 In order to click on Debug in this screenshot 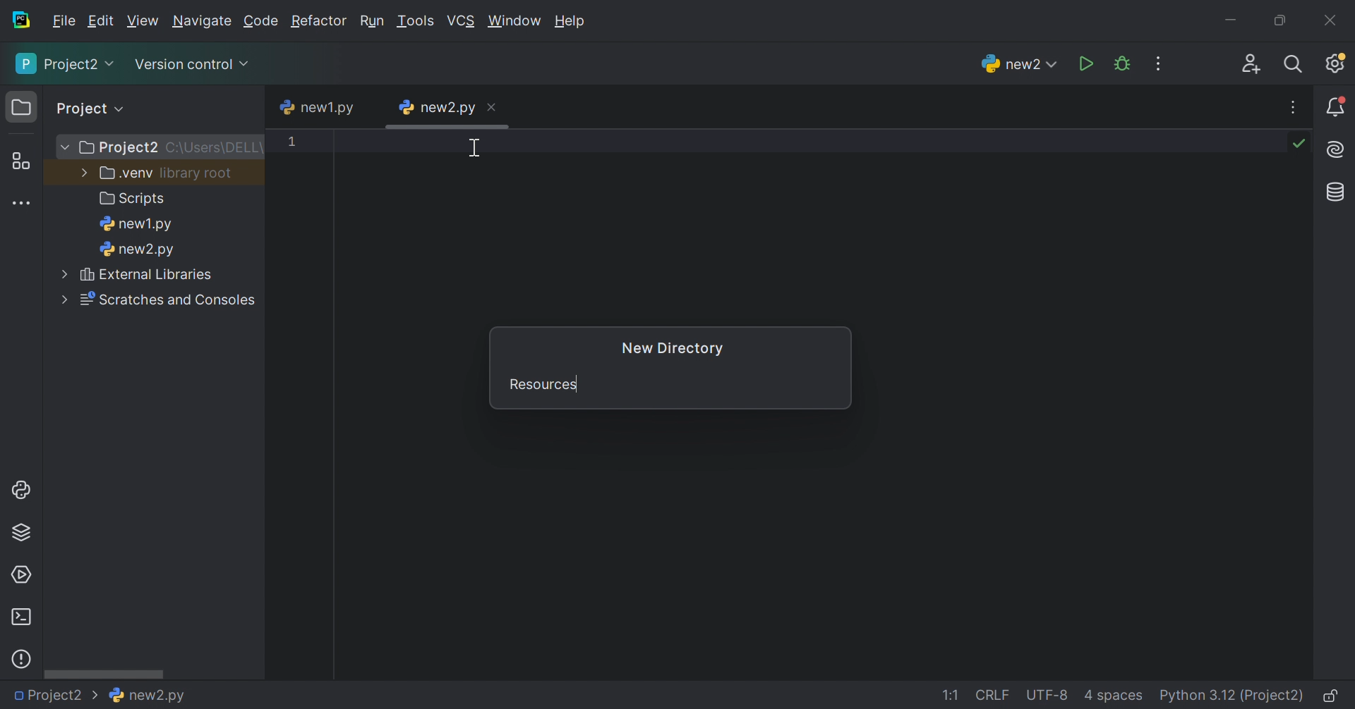, I will do `click(1121, 63)`.